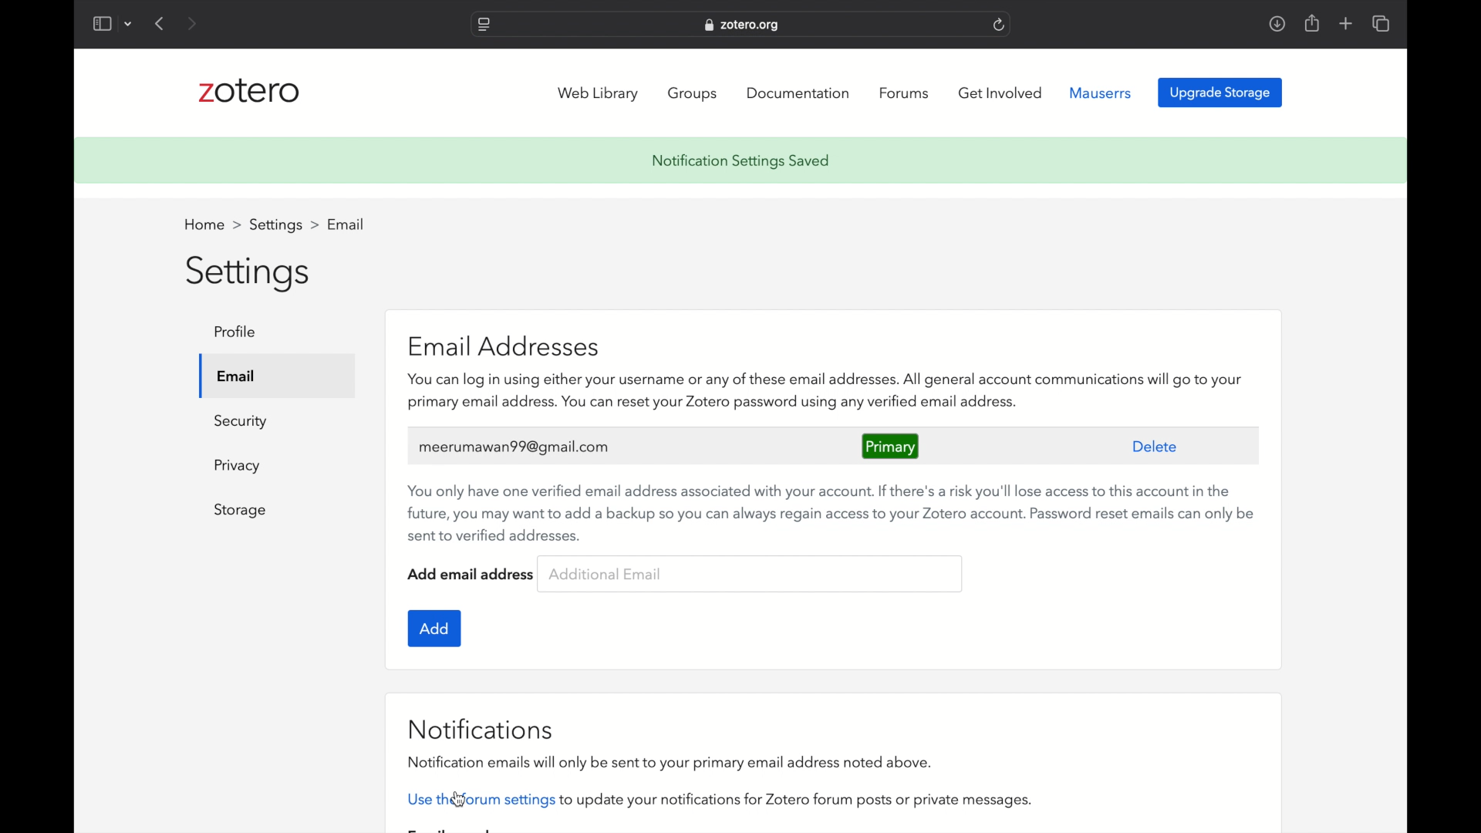 The width and height of the screenshot is (1481, 833). Describe the element at coordinates (242, 423) in the screenshot. I see `eccurity` at that location.